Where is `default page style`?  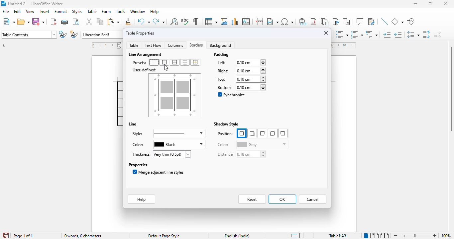
default page style is located at coordinates (164, 236).